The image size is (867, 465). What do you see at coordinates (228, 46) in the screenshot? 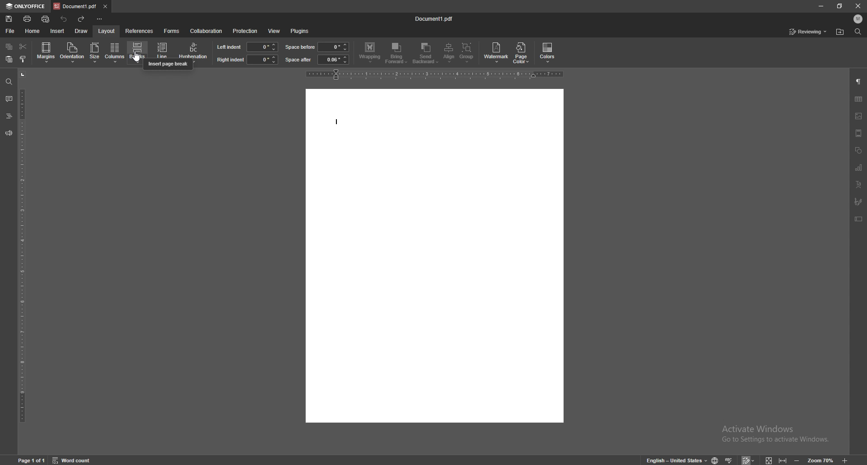
I see `left indent` at bounding box center [228, 46].